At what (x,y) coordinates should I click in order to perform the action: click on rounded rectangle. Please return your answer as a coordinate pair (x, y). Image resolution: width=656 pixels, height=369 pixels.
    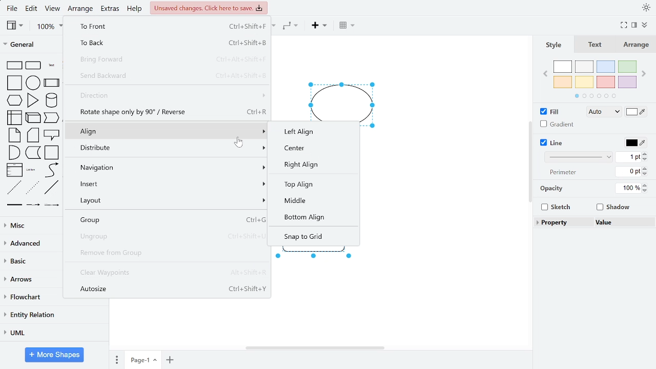
    Looking at the image, I should click on (34, 65).